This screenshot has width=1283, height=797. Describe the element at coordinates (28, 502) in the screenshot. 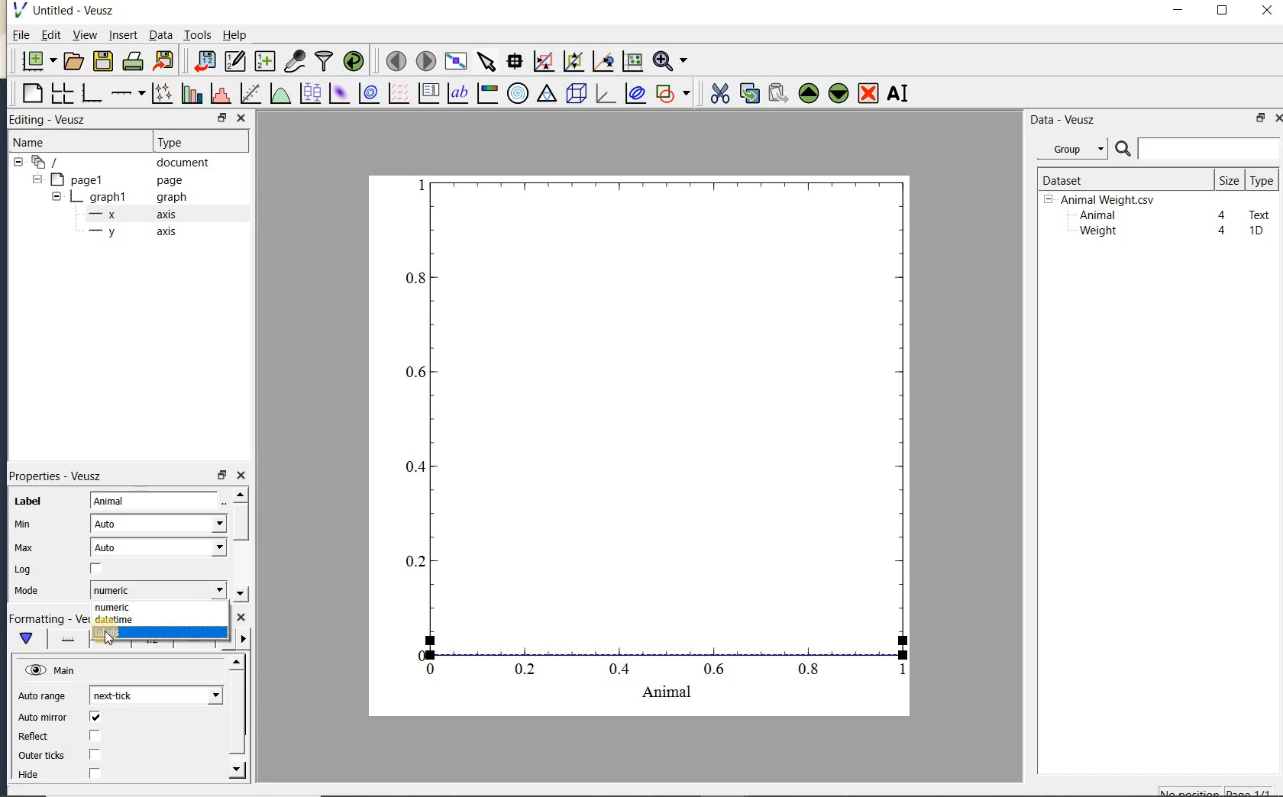

I see `Label` at that location.